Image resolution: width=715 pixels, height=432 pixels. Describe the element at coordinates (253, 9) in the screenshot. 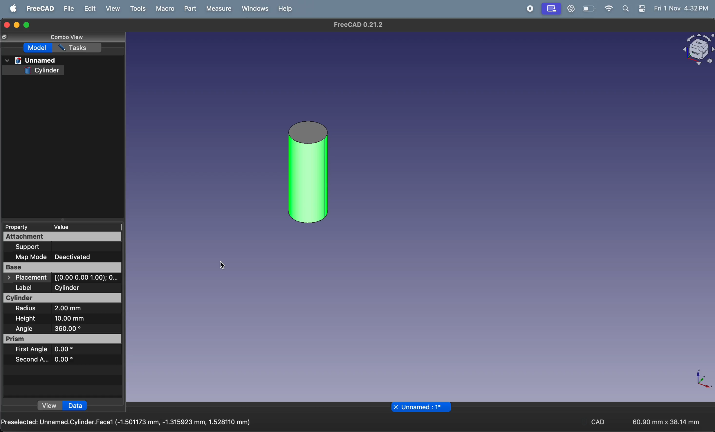

I see `windows` at that location.